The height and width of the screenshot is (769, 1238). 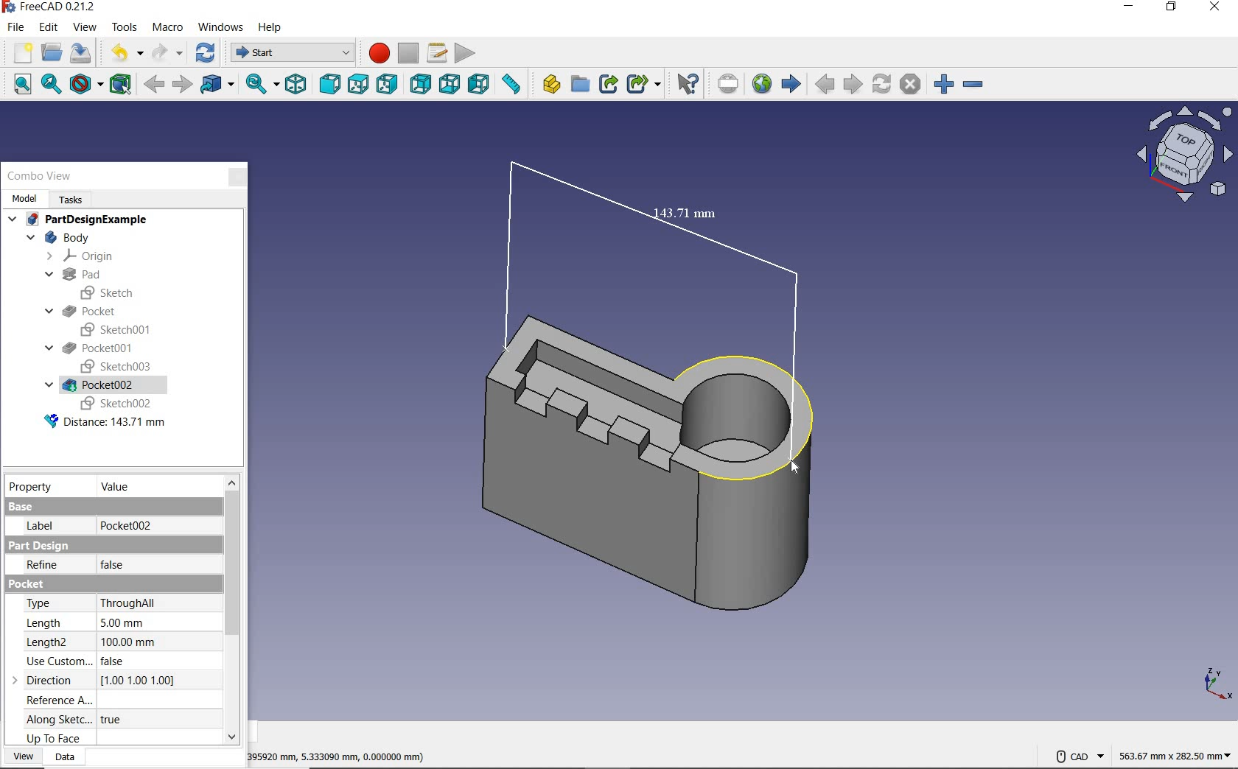 I want to click on value, so click(x=118, y=484).